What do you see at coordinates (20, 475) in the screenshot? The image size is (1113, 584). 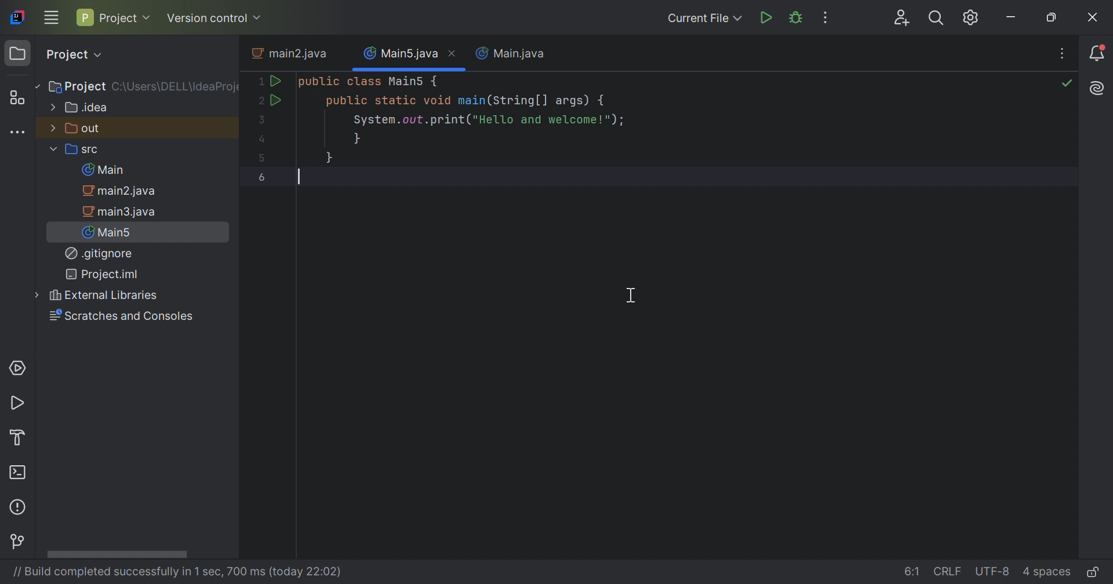 I see `Terminal` at bounding box center [20, 475].